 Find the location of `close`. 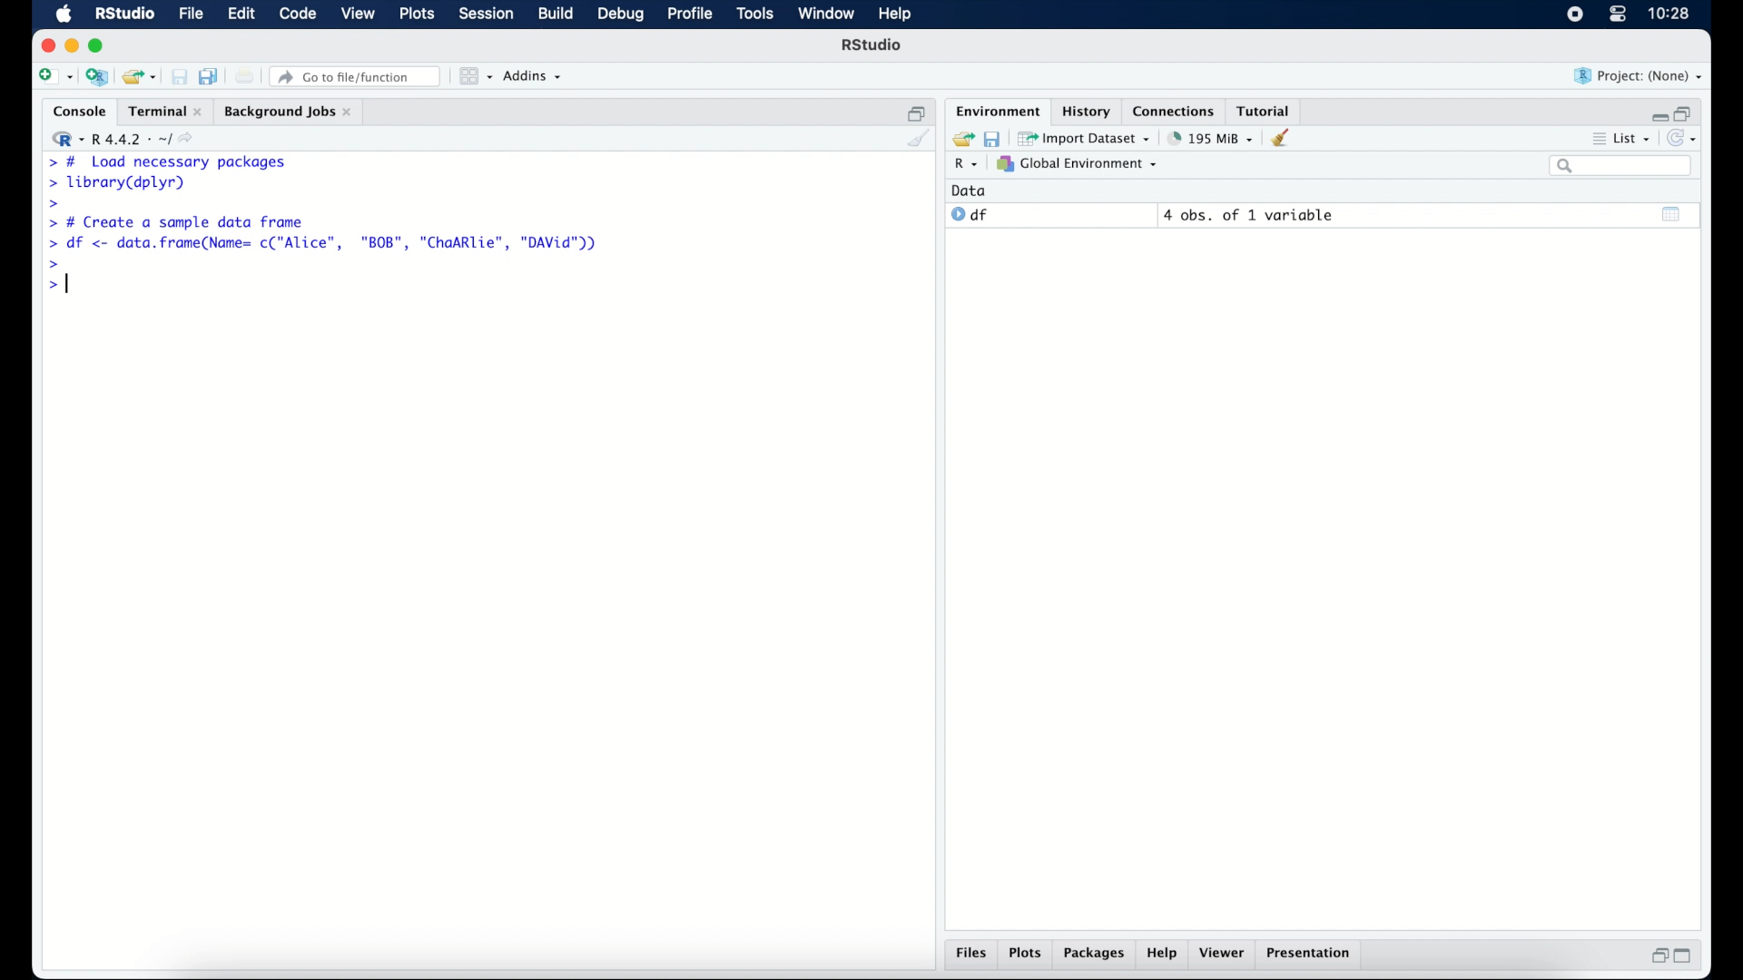

close is located at coordinates (48, 45).